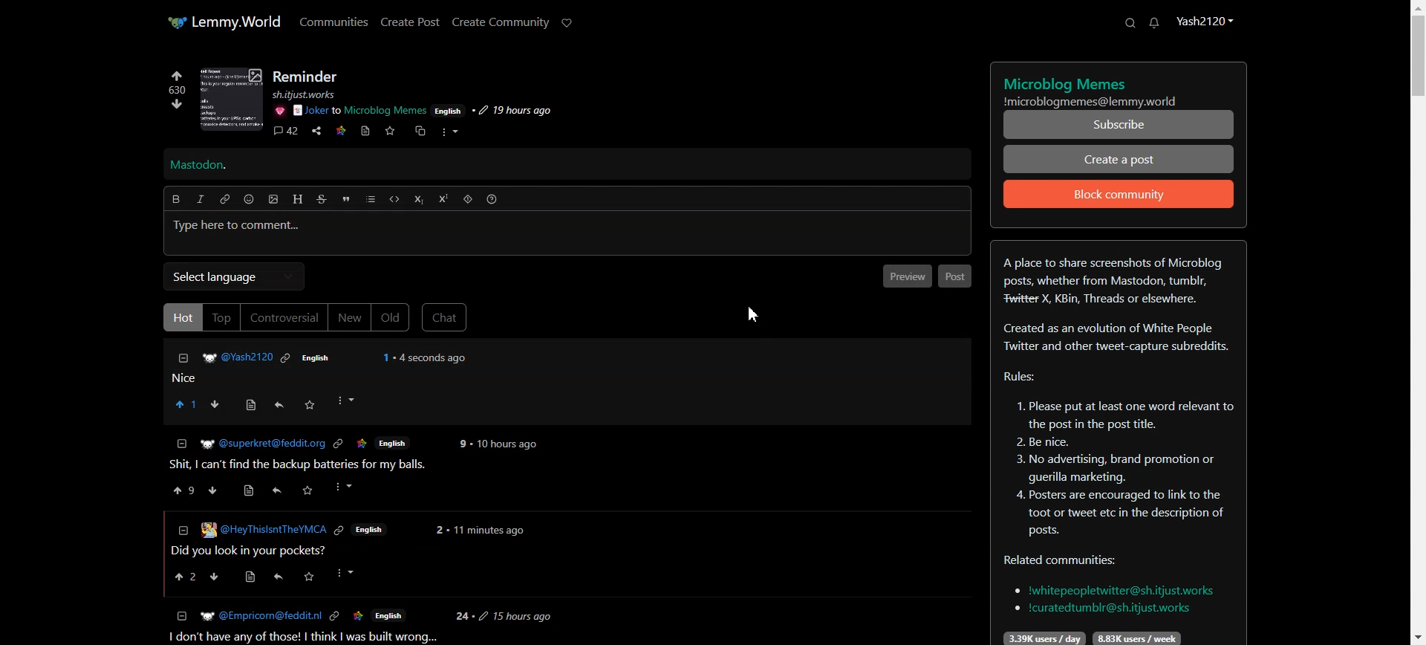 The height and width of the screenshot is (645, 1426). I want to click on Communities, so click(334, 21).